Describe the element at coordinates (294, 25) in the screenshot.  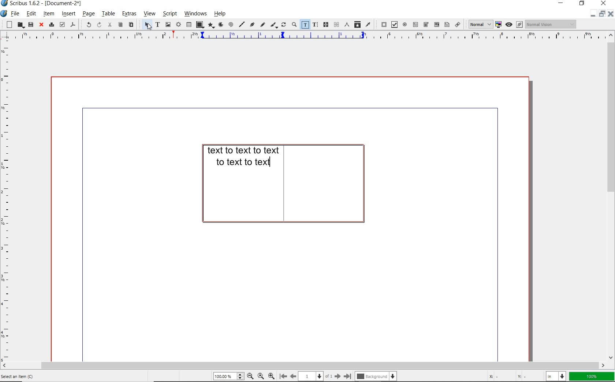
I see `zoom in or zoom out` at that location.